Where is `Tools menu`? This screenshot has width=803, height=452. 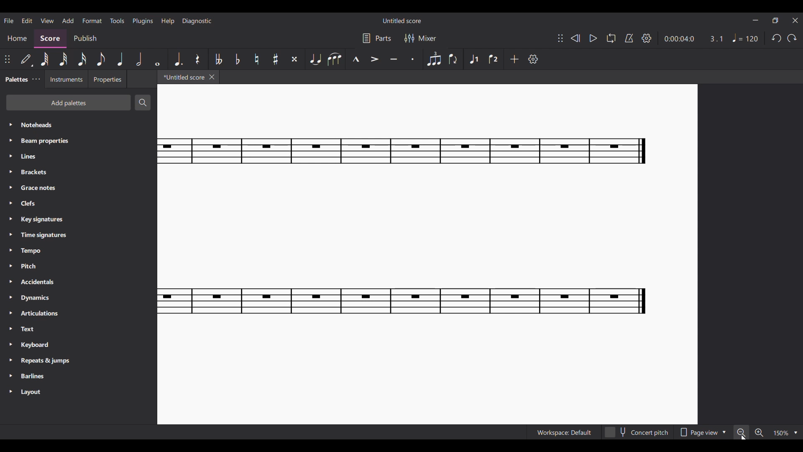
Tools menu is located at coordinates (118, 21).